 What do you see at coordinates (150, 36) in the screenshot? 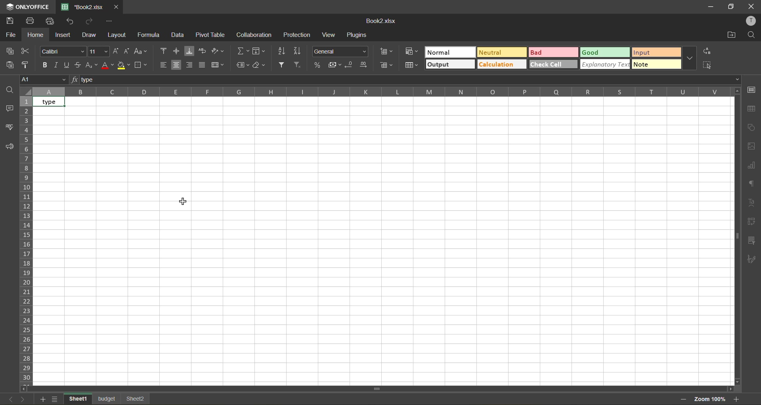
I see `formula` at bounding box center [150, 36].